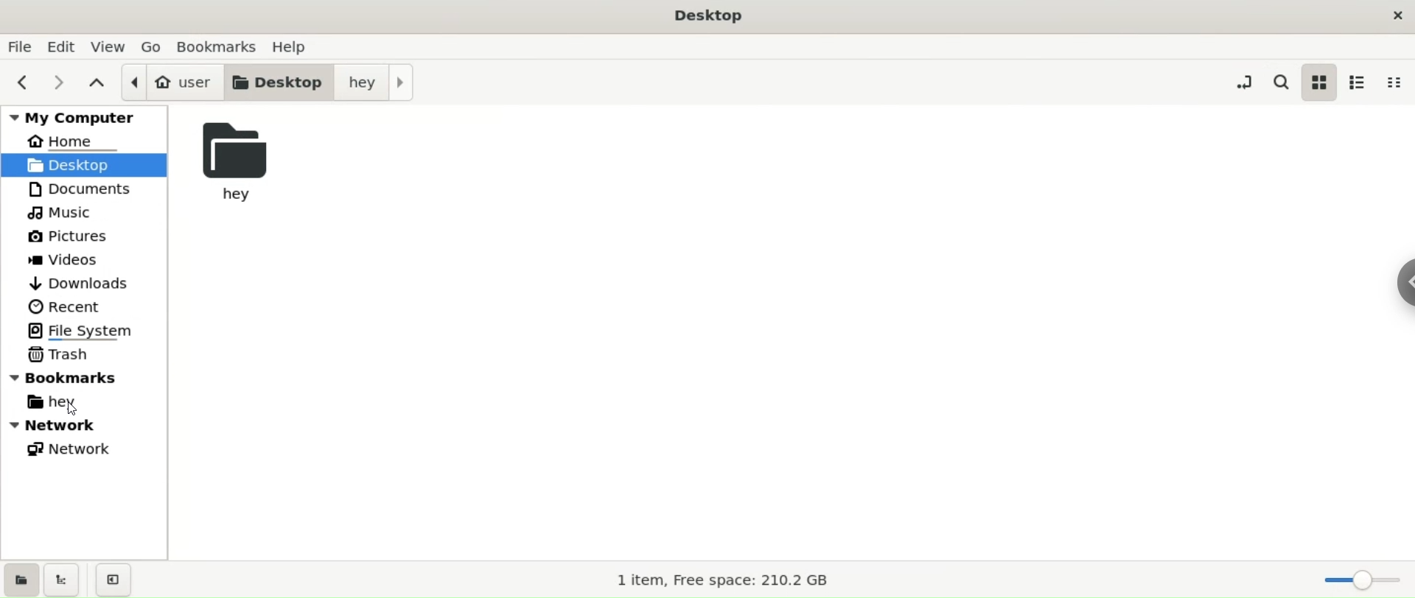  I want to click on pictures, so click(71, 236).